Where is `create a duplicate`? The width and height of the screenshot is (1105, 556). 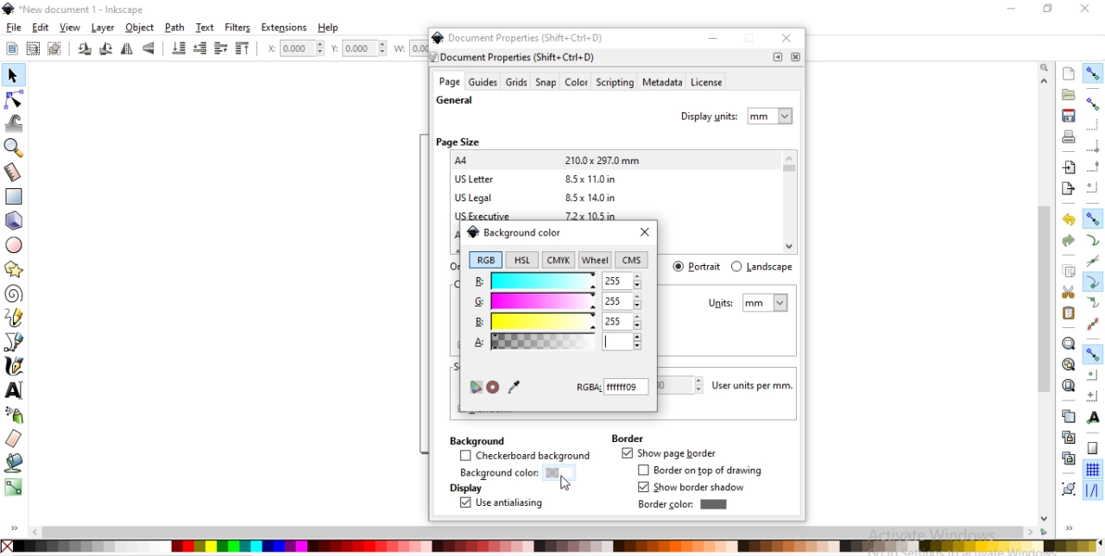
create a duplicate is located at coordinates (1069, 417).